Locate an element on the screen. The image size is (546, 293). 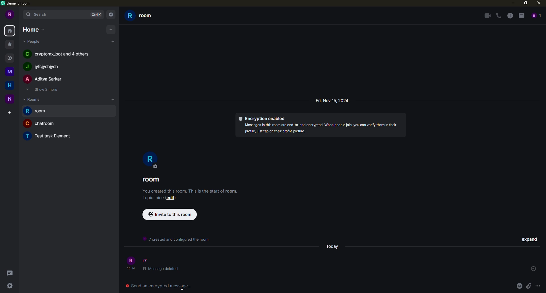
add is located at coordinates (113, 42).